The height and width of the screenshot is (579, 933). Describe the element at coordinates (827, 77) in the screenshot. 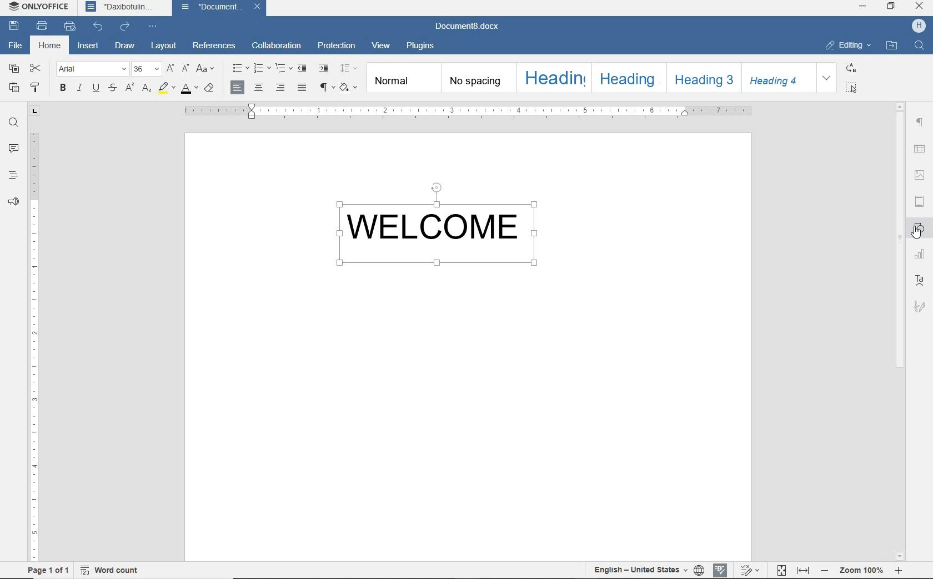

I see `EXPAND` at that location.